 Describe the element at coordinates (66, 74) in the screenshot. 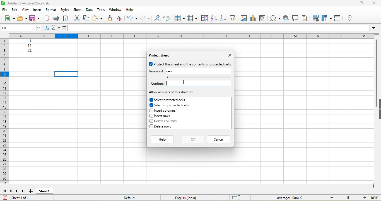

I see `selected cell` at that location.